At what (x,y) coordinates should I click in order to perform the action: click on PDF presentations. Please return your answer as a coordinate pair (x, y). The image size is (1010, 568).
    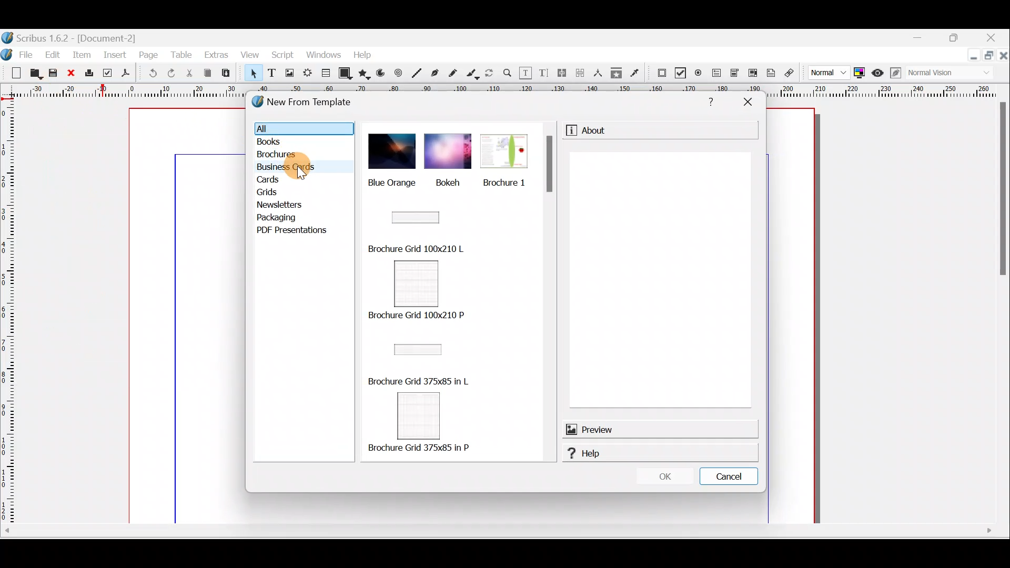
    Looking at the image, I should click on (300, 232).